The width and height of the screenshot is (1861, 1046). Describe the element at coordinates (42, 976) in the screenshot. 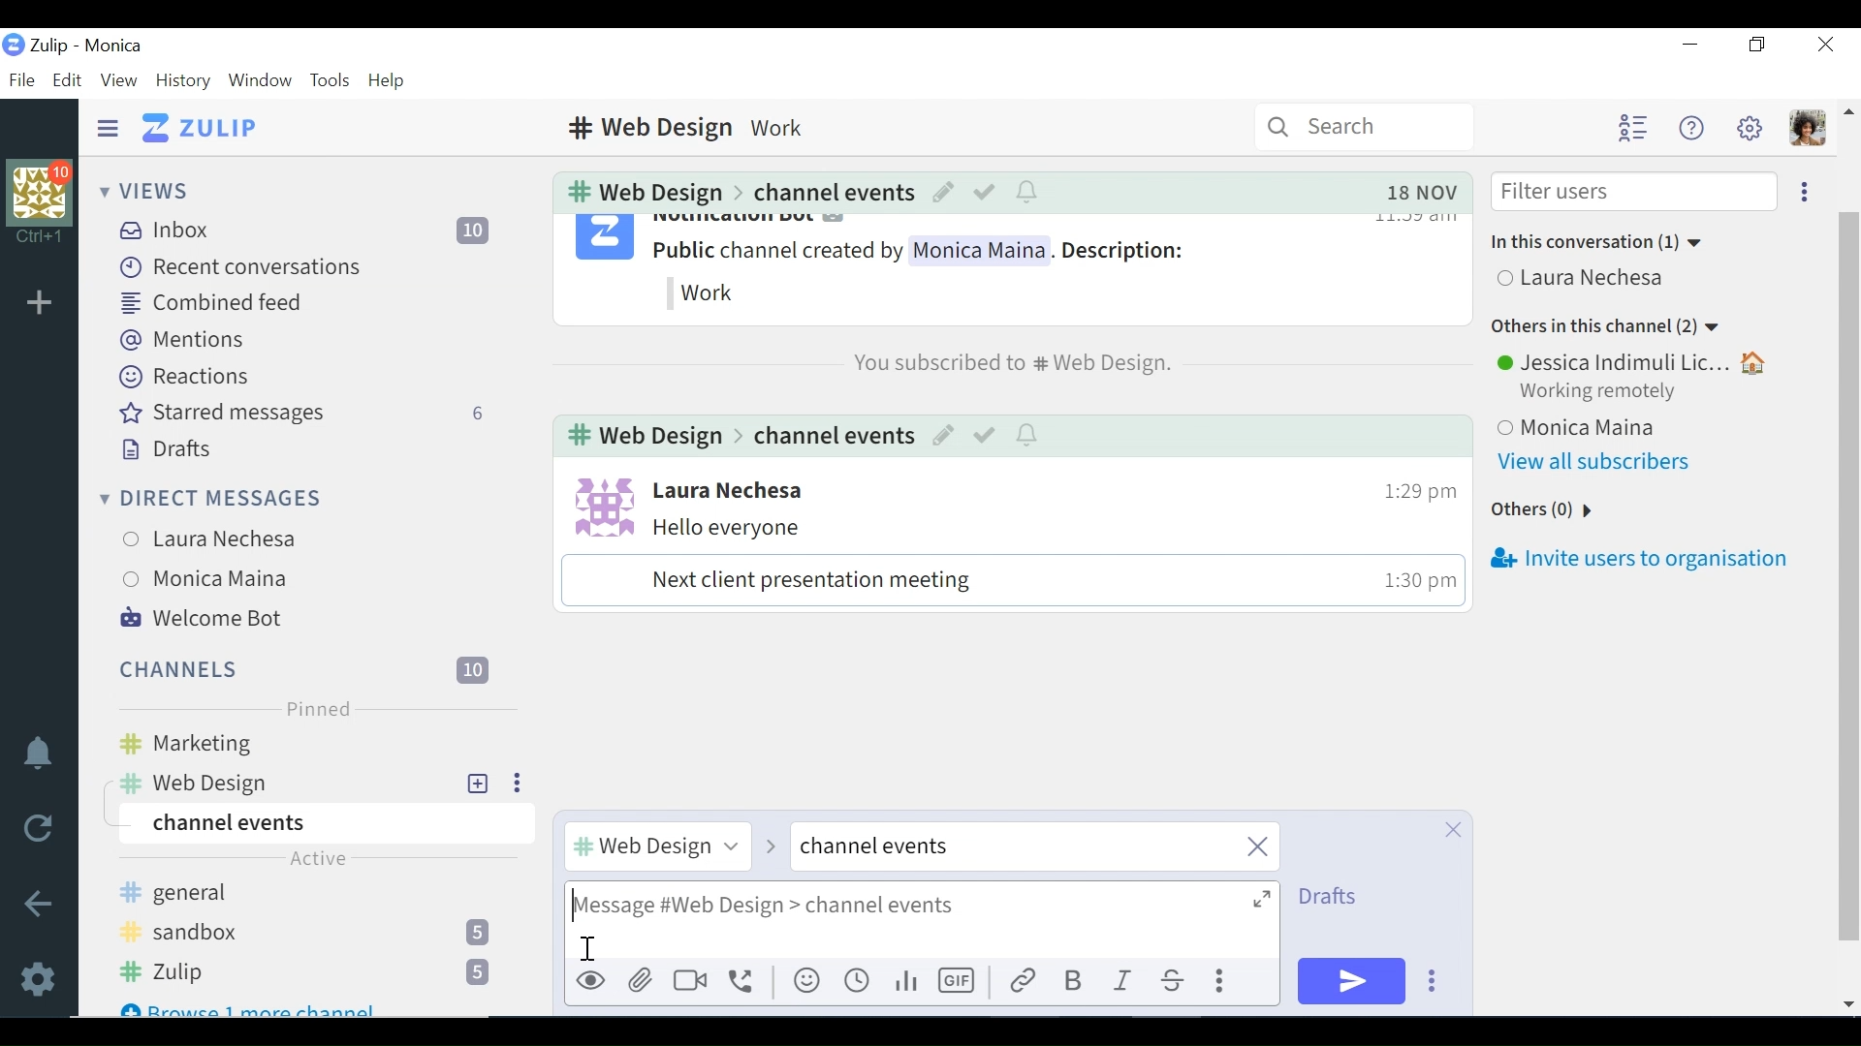

I see `Settings` at that location.